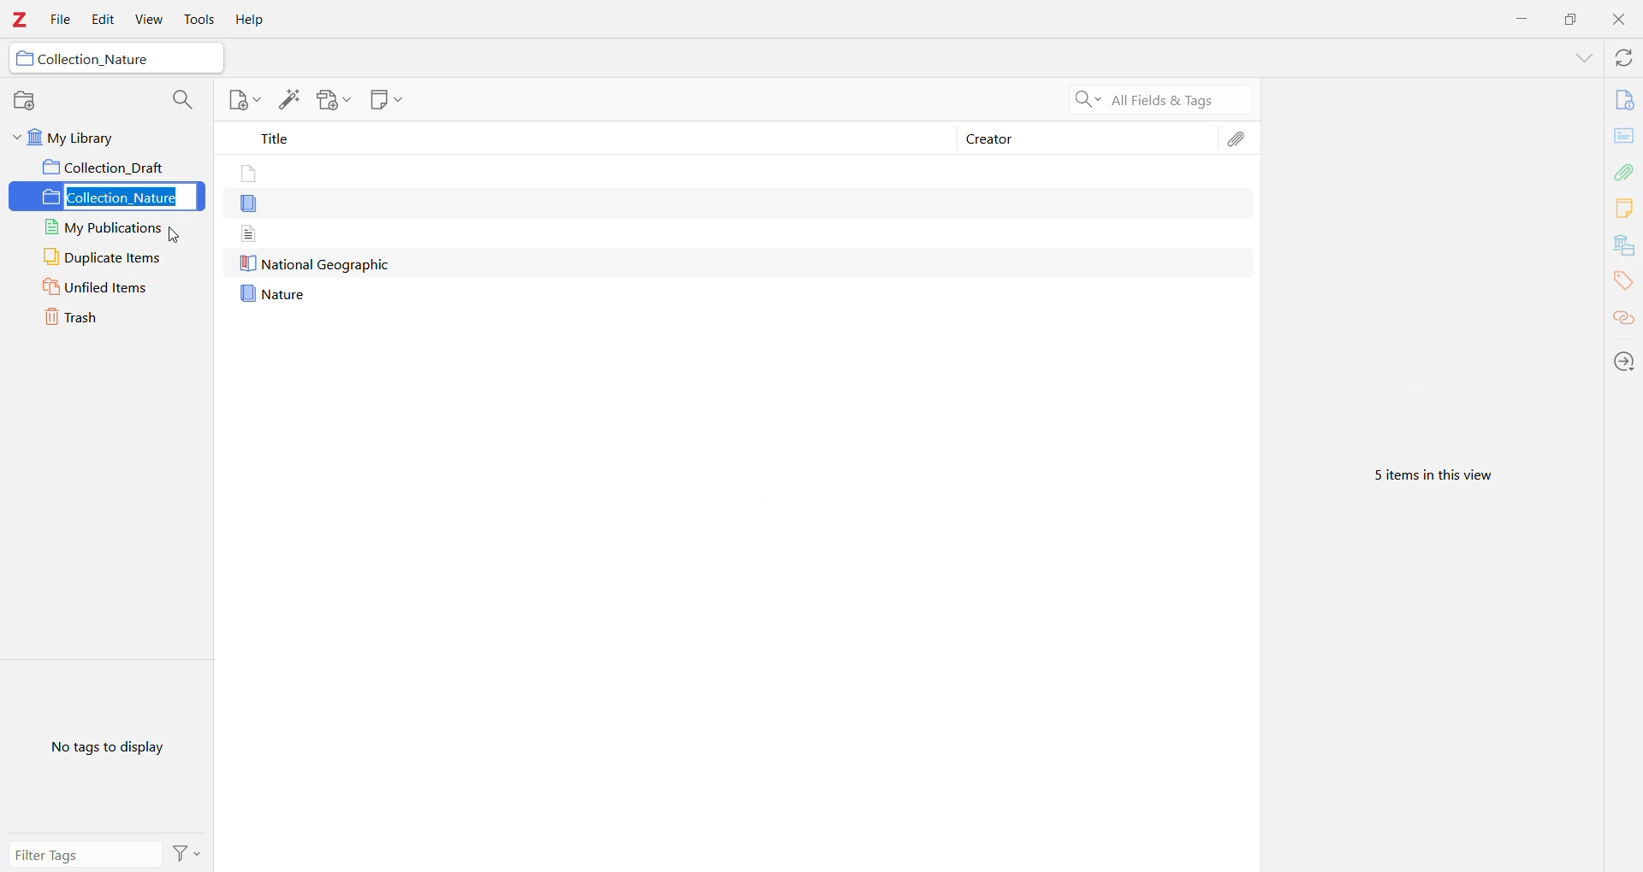 The width and height of the screenshot is (1643, 872). Describe the element at coordinates (181, 97) in the screenshot. I see `Filter Collections` at that location.